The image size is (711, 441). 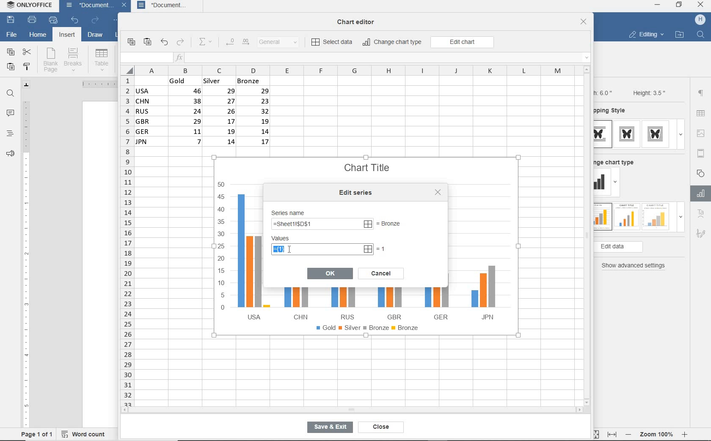 What do you see at coordinates (700, 153) in the screenshot?
I see `header & footer` at bounding box center [700, 153].